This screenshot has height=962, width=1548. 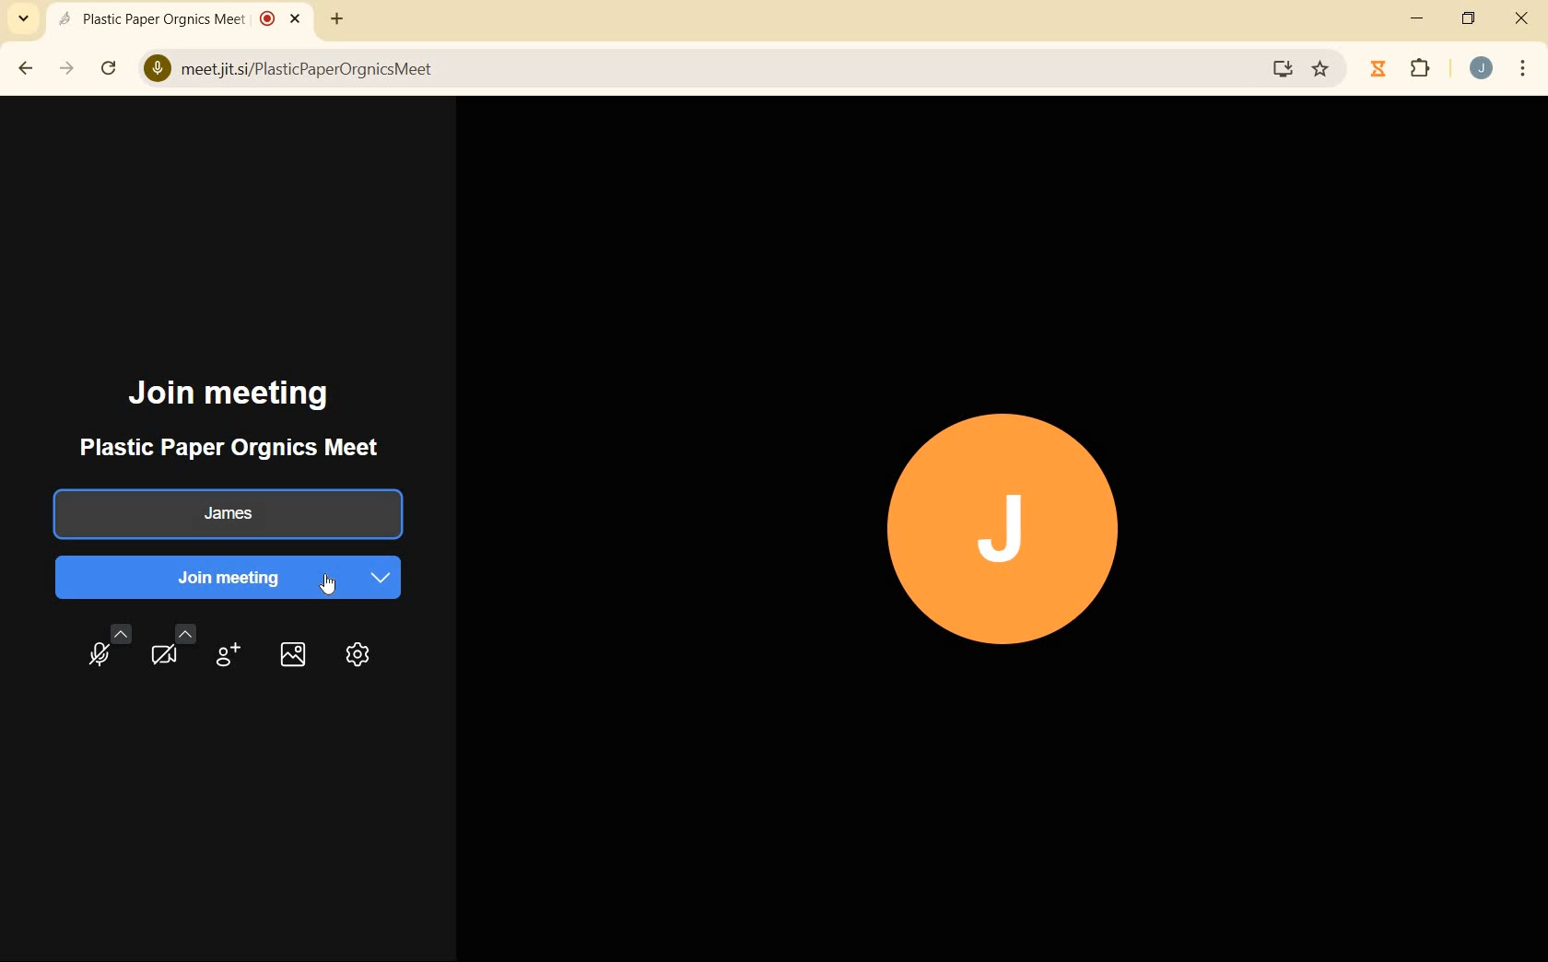 I want to click on video, so click(x=171, y=647).